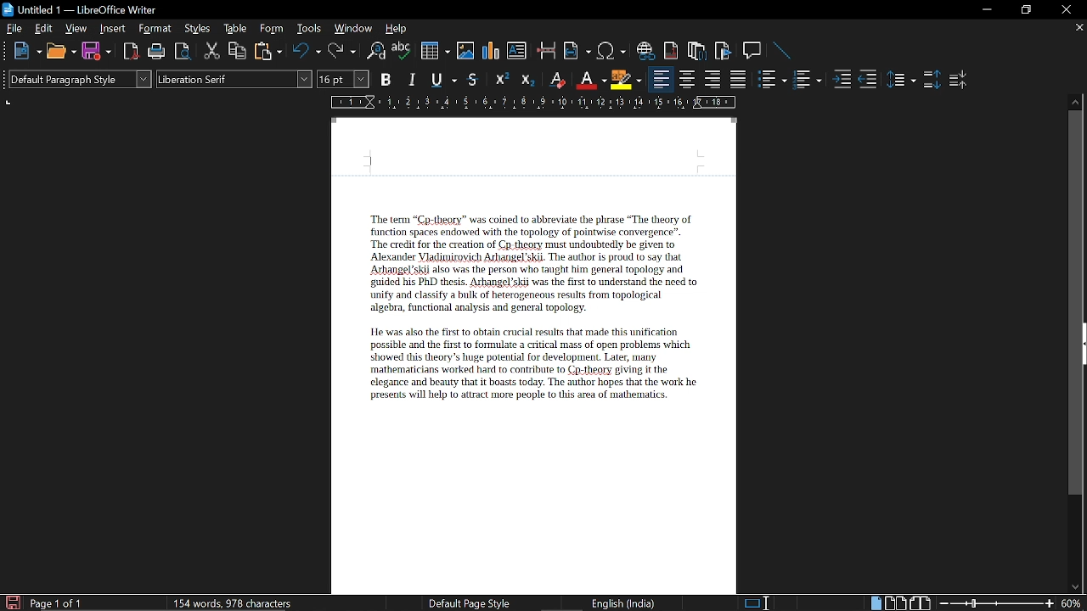  What do you see at coordinates (1084, 344) in the screenshot?
I see `sidebar menu` at bounding box center [1084, 344].